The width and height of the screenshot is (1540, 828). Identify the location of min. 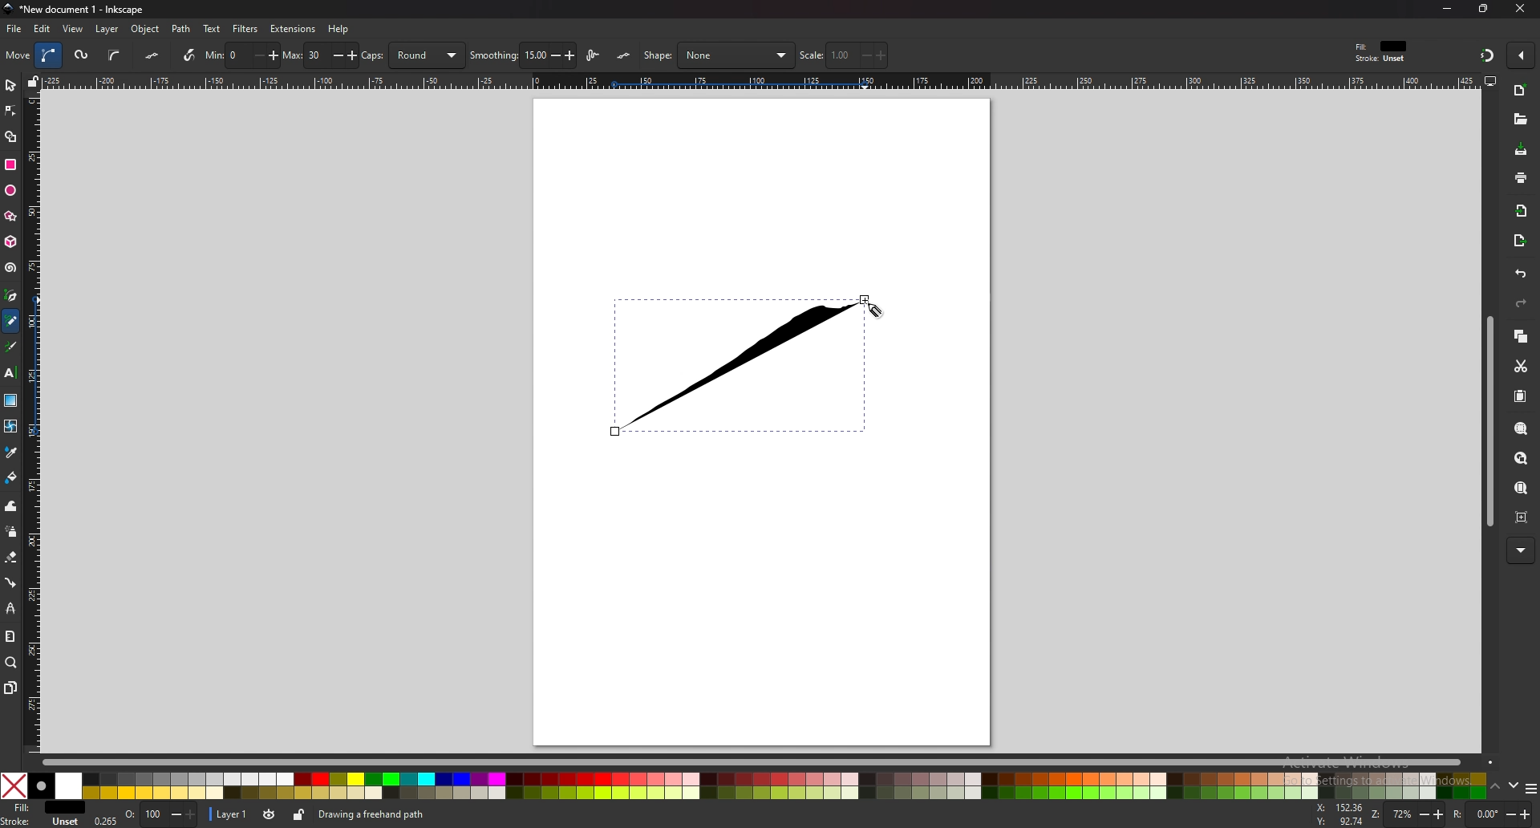
(242, 55).